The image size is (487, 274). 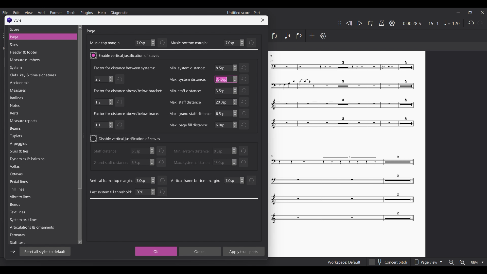 I want to click on Minimize, so click(x=458, y=12).